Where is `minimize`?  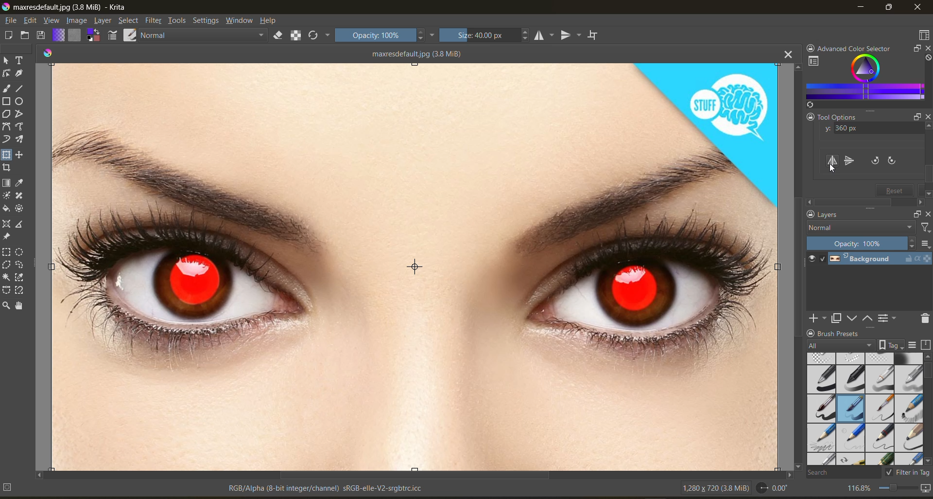
minimize is located at coordinates (862, 9).